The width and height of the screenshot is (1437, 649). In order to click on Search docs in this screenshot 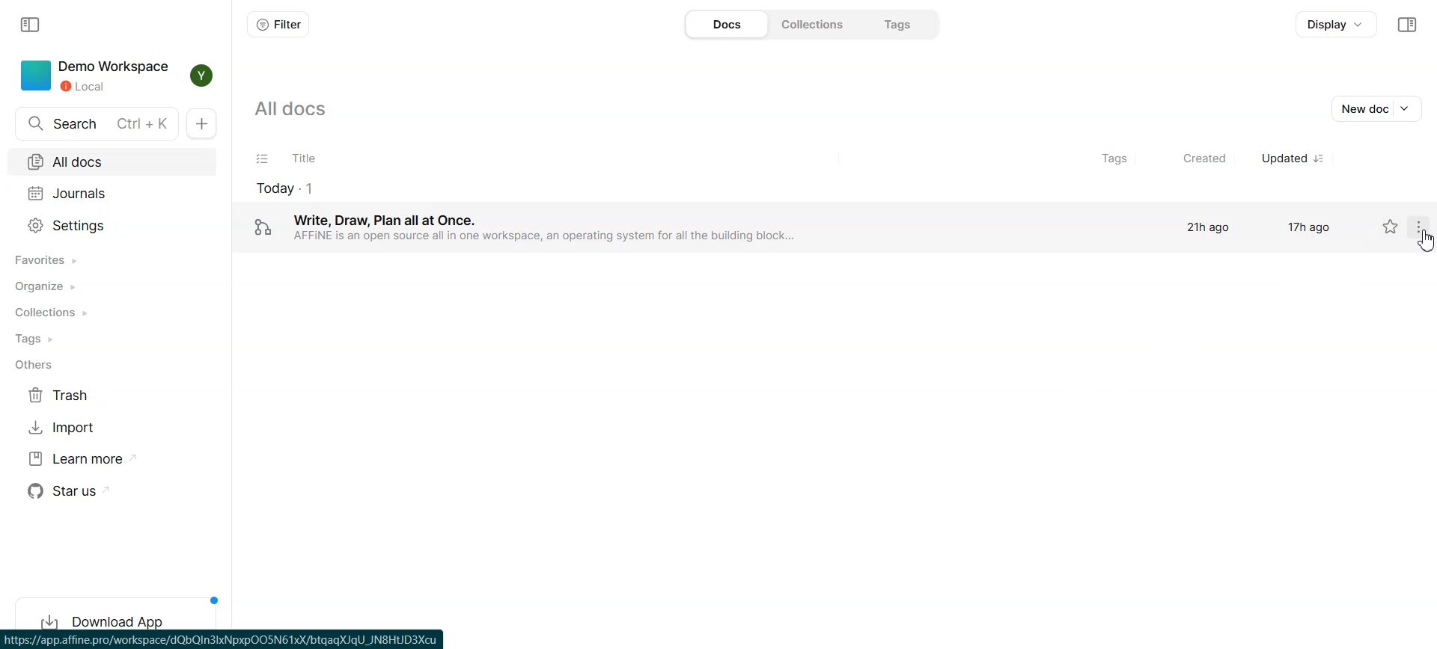, I will do `click(95, 123)`.